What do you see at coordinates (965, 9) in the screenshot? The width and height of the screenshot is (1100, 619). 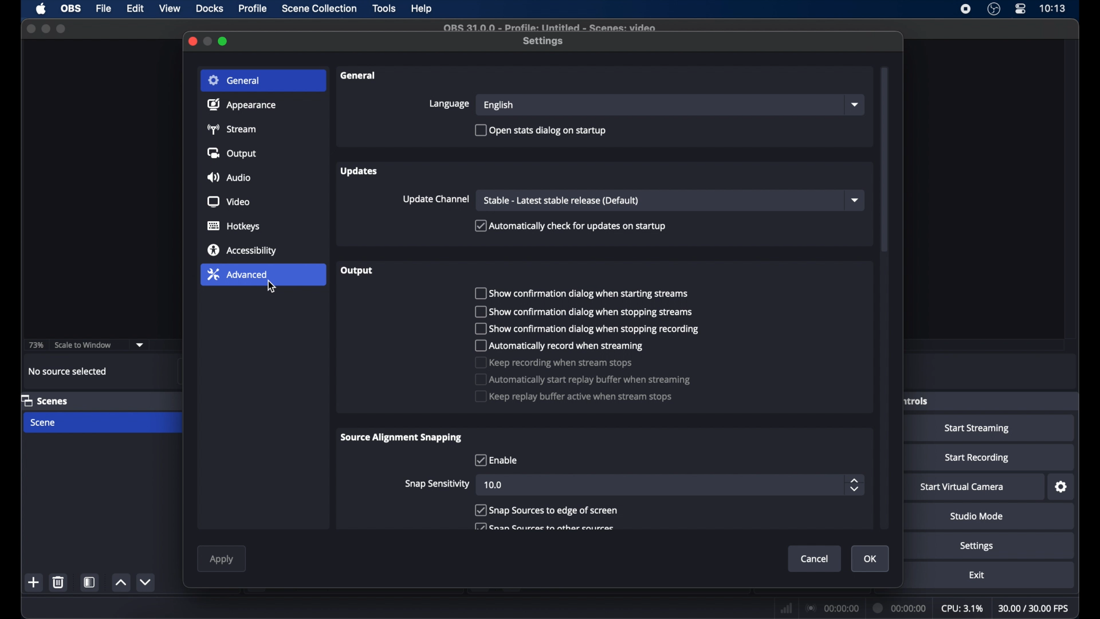 I see `screen recorder` at bounding box center [965, 9].